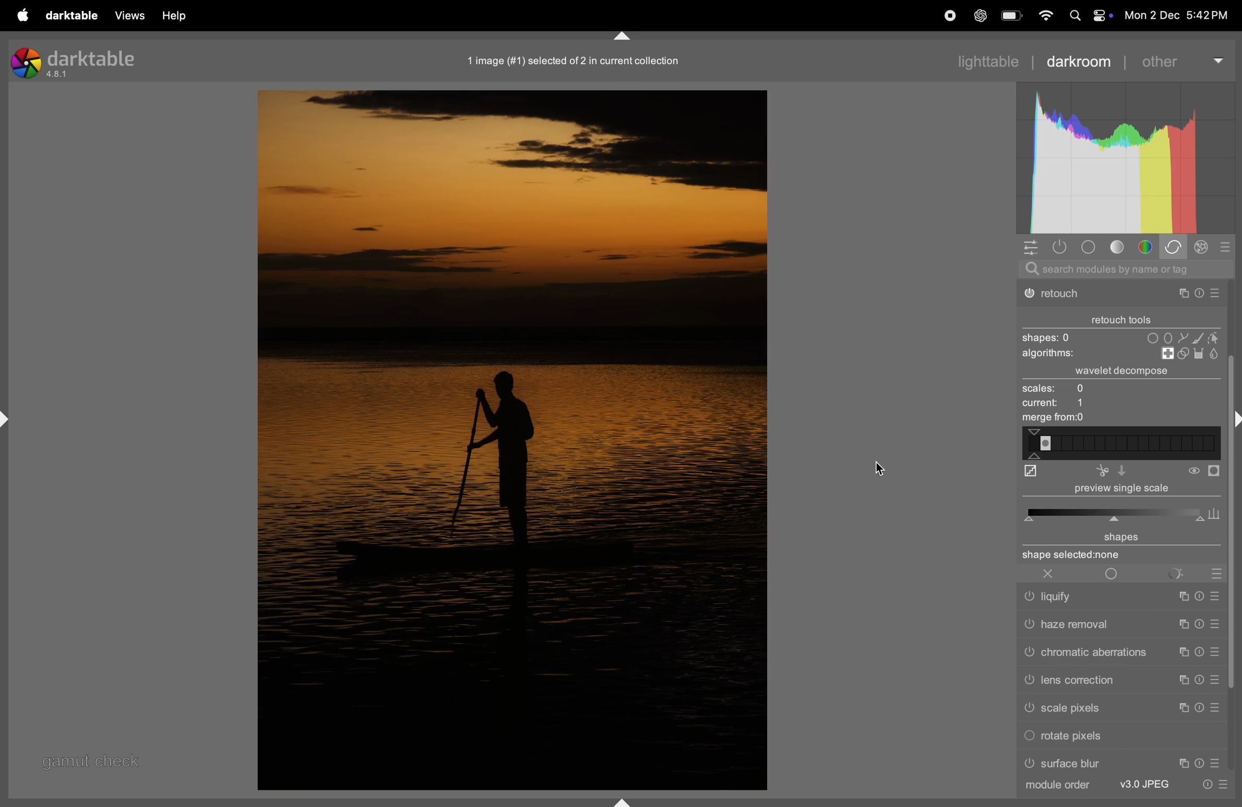 This screenshot has width=1242, height=807. Describe the element at coordinates (1060, 790) in the screenshot. I see `module` at that location.